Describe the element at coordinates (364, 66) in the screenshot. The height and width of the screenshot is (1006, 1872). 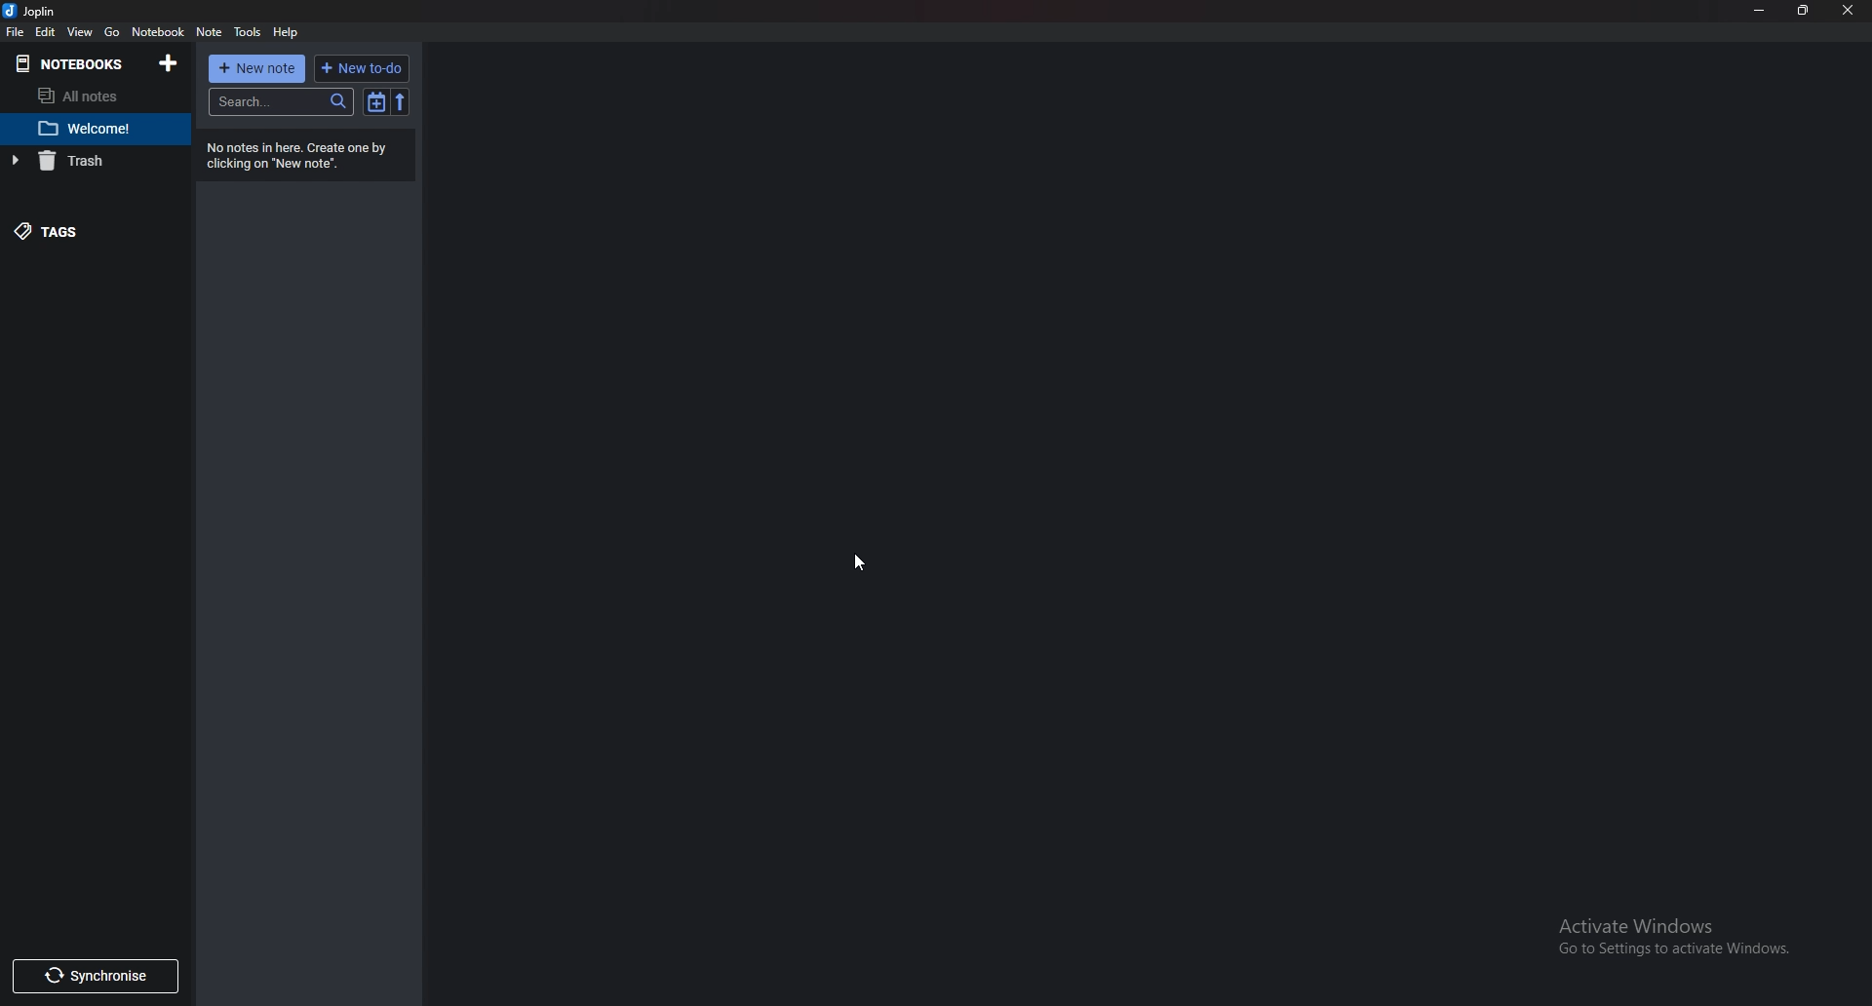
I see `New to do` at that location.